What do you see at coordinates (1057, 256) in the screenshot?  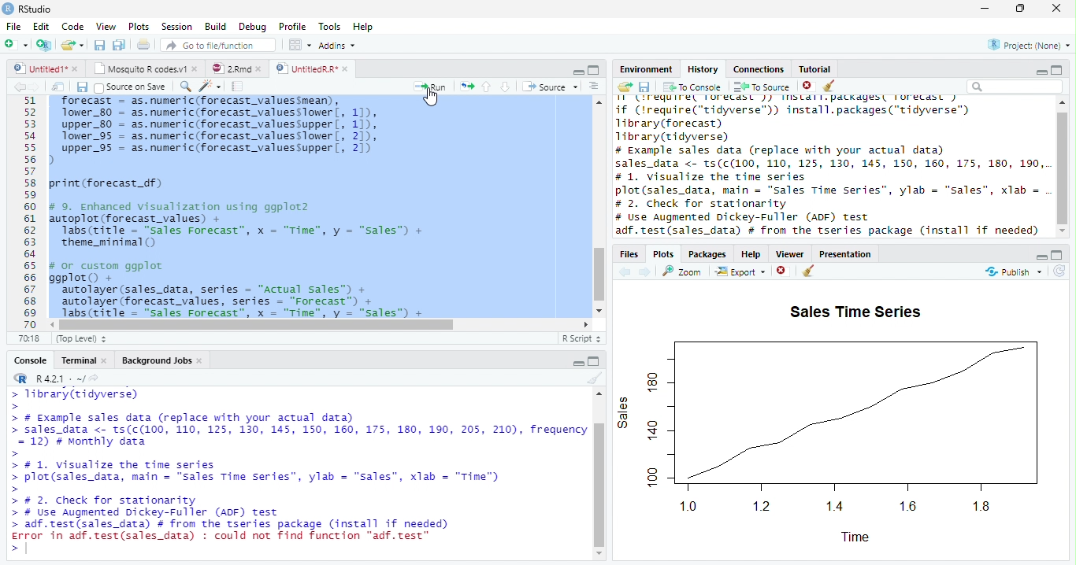 I see `Maximize` at bounding box center [1057, 256].